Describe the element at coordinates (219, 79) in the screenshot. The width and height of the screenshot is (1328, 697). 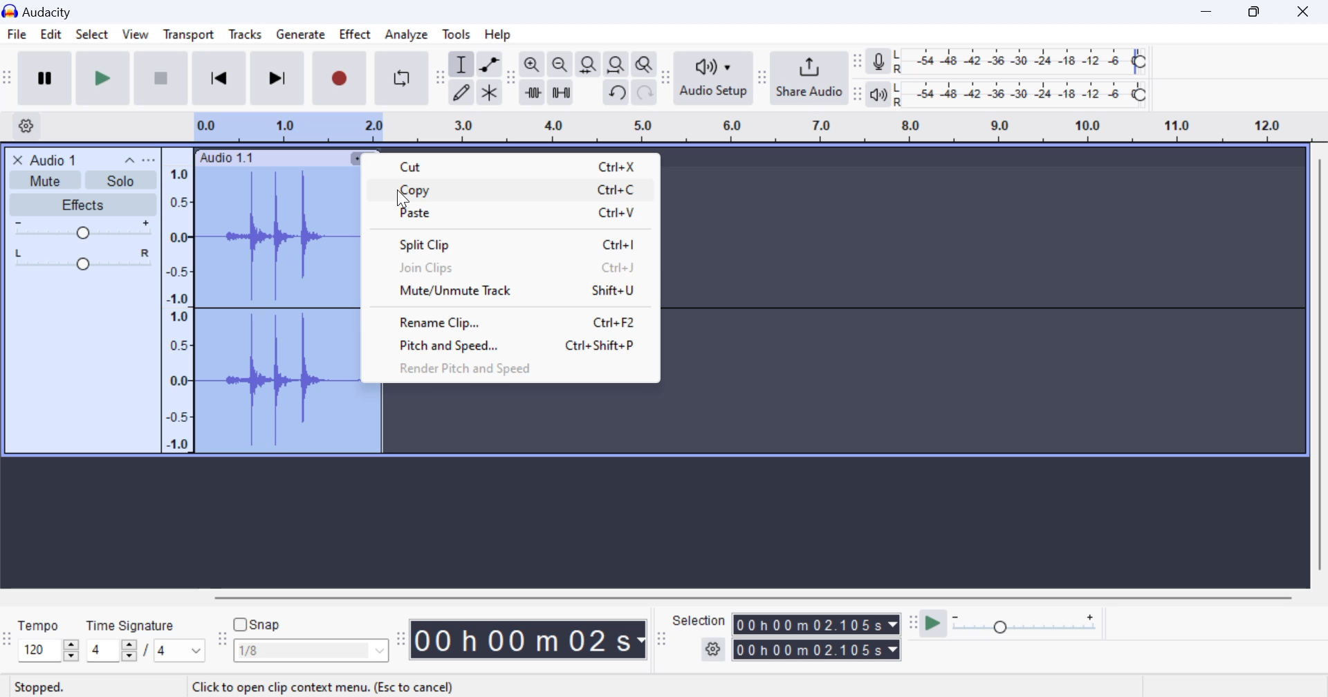
I see `Skip to Beginning` at that location.